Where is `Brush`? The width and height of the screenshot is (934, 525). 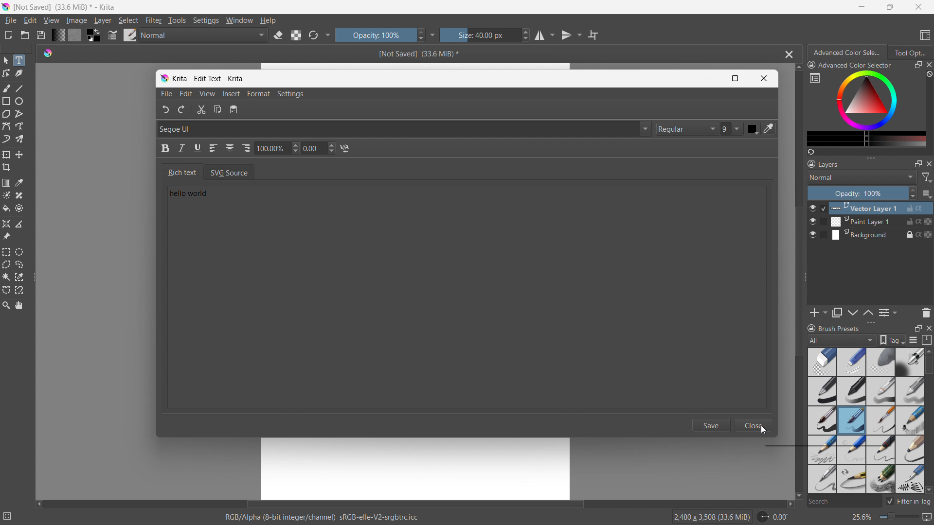
Brush is located at coordinates (852, 420).